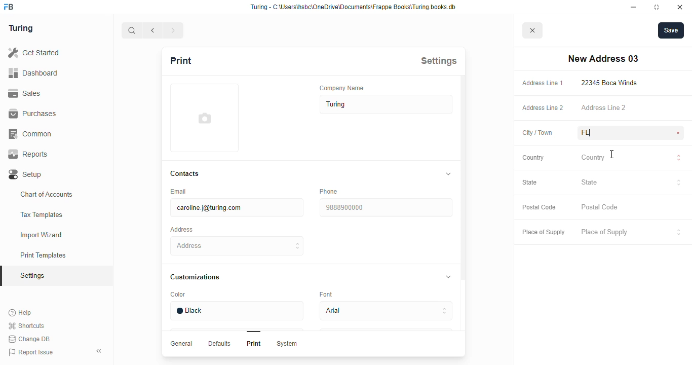  What do you see at coordinates (180, 60) in the screenshot?
I see `print` at bounding box center [180, 60].